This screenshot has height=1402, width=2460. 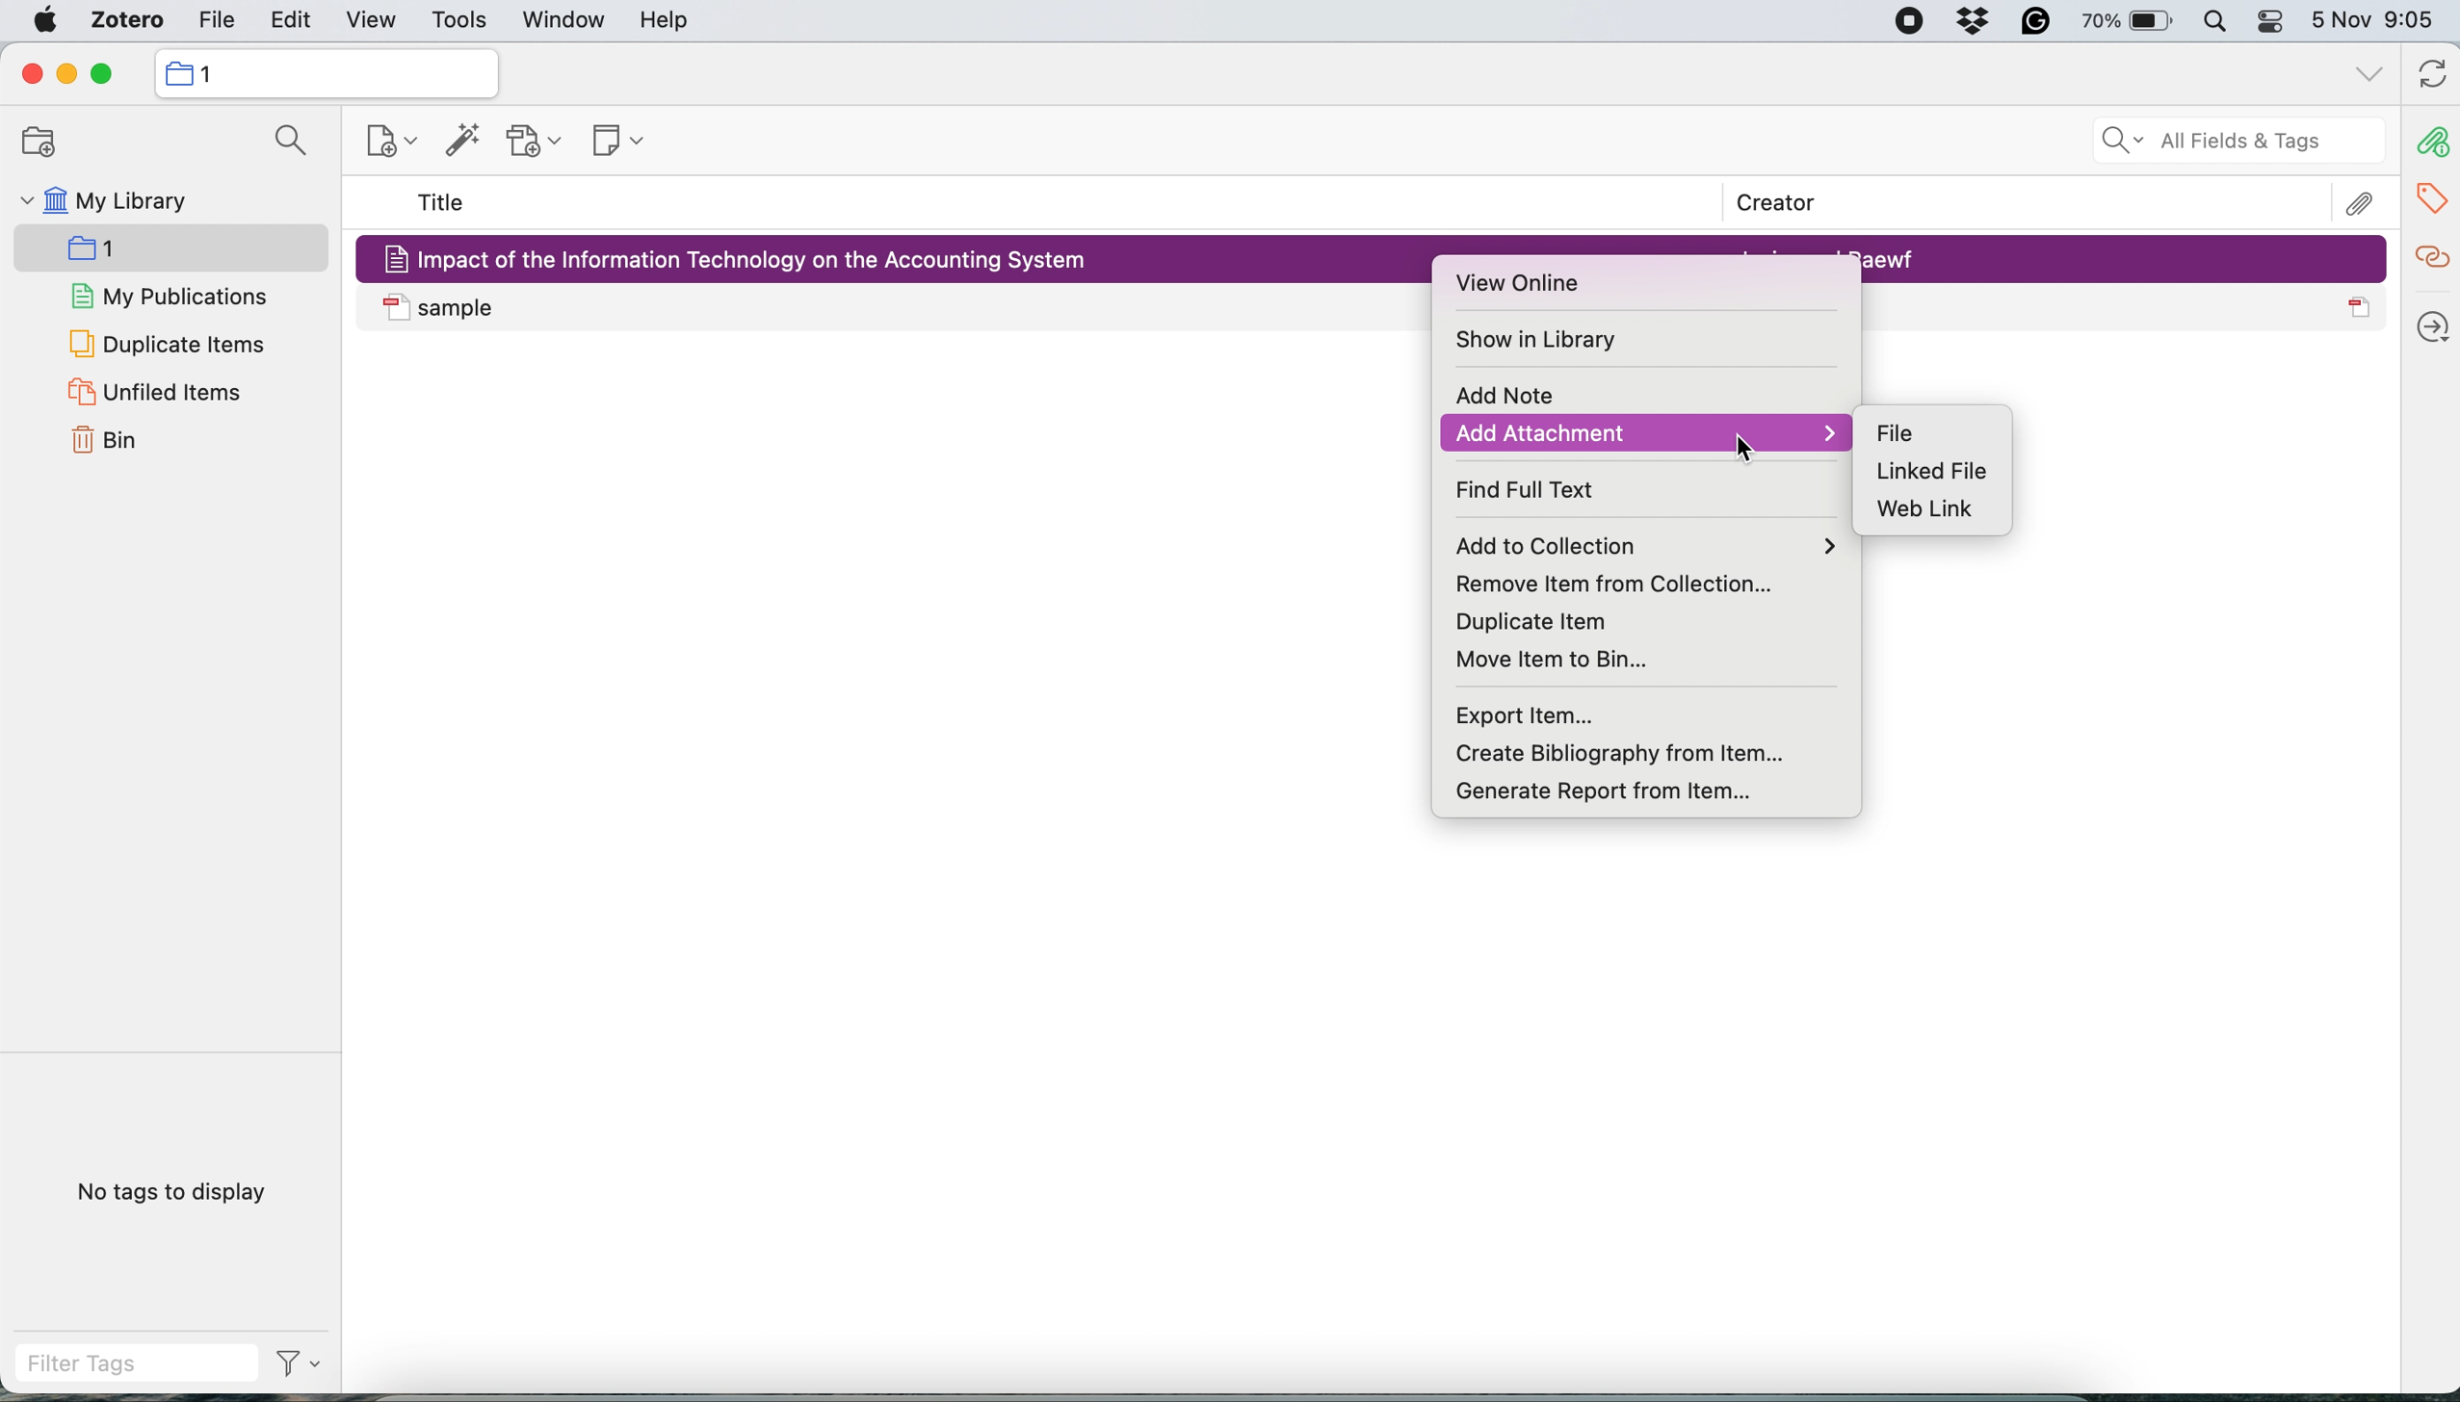 What do you see at coordinates (1634, 582) in the screenshot?
I see `remove item from collection` at bounding box center [1634, 582].